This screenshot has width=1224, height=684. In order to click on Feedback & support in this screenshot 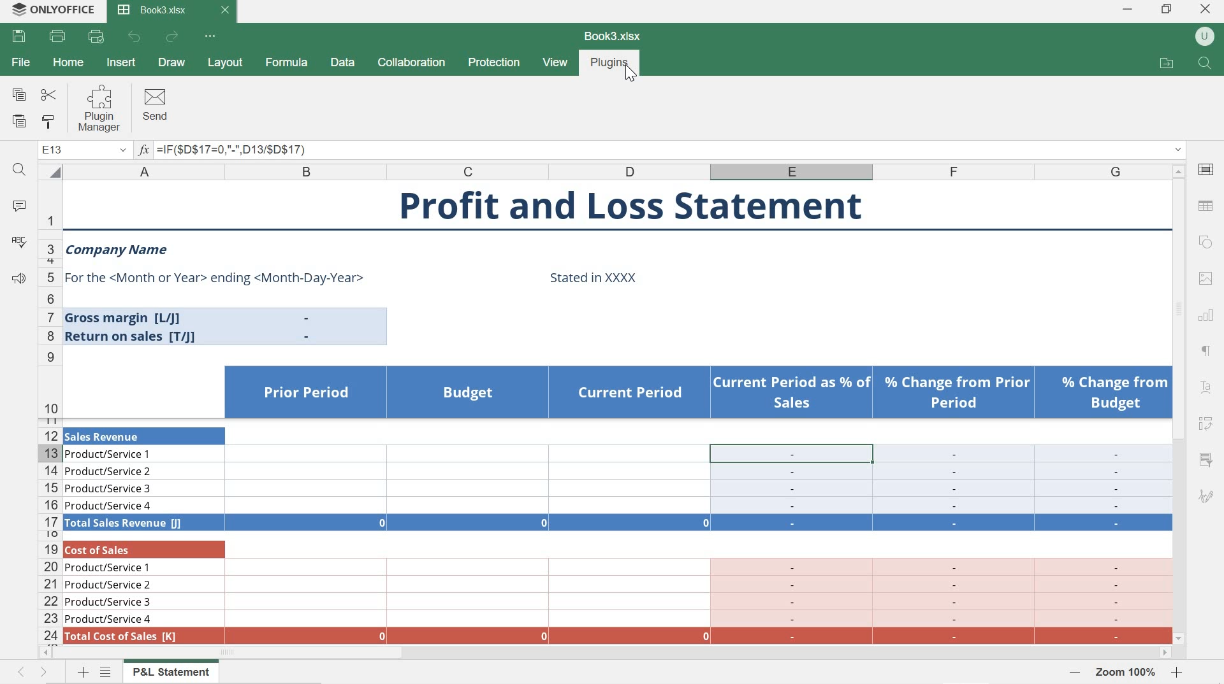, I will do `click(18, 280)`.